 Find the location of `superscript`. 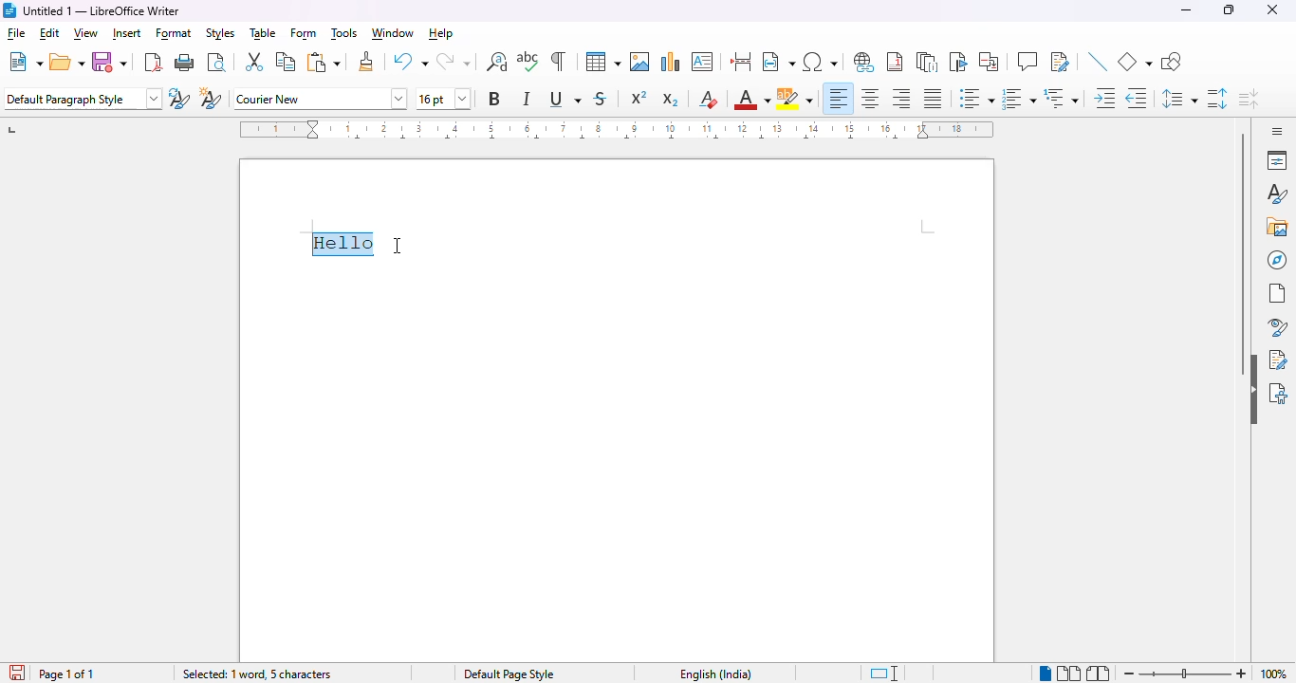

superscript is located at coordinates (639, 98).